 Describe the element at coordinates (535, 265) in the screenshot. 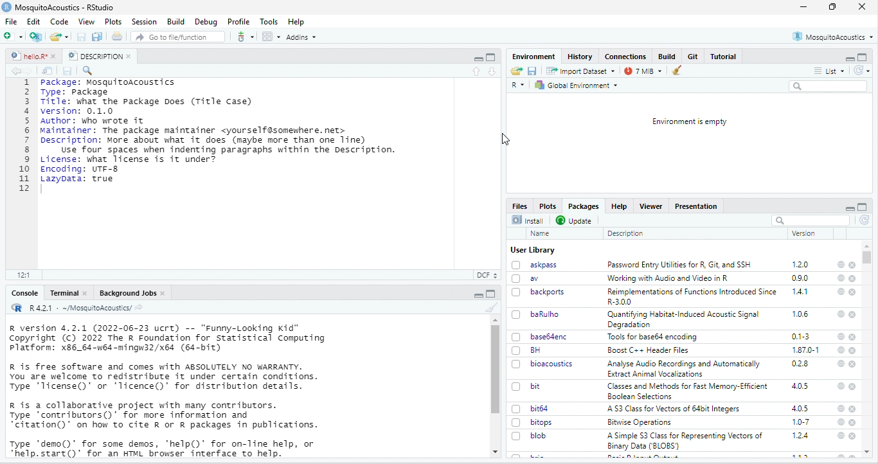

I see `askpass` at that location.